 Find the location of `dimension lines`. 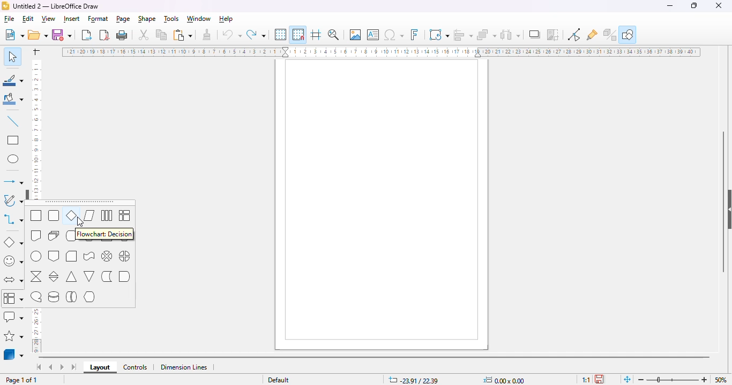

dimension lines is located at coordinates (184, 367).